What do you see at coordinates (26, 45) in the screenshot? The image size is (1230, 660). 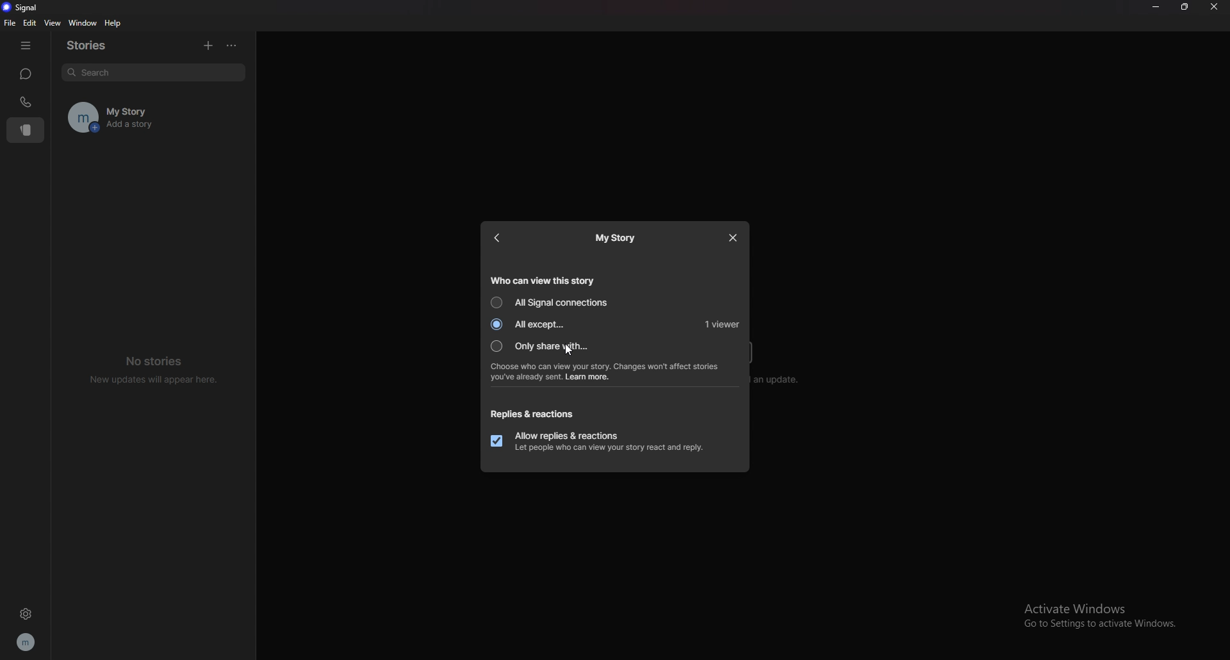 I see `hide tab` at bounding box center [26, 45].